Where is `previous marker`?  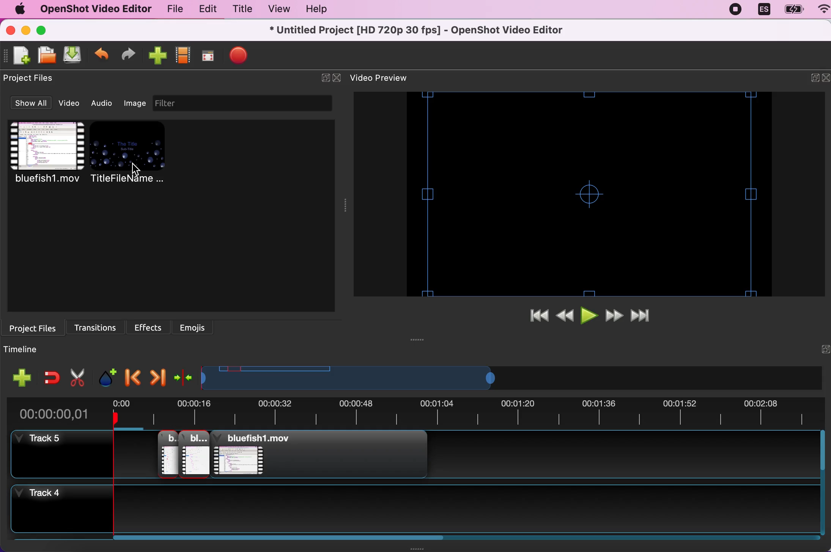
previous marker is located at coordinates (132, 375).